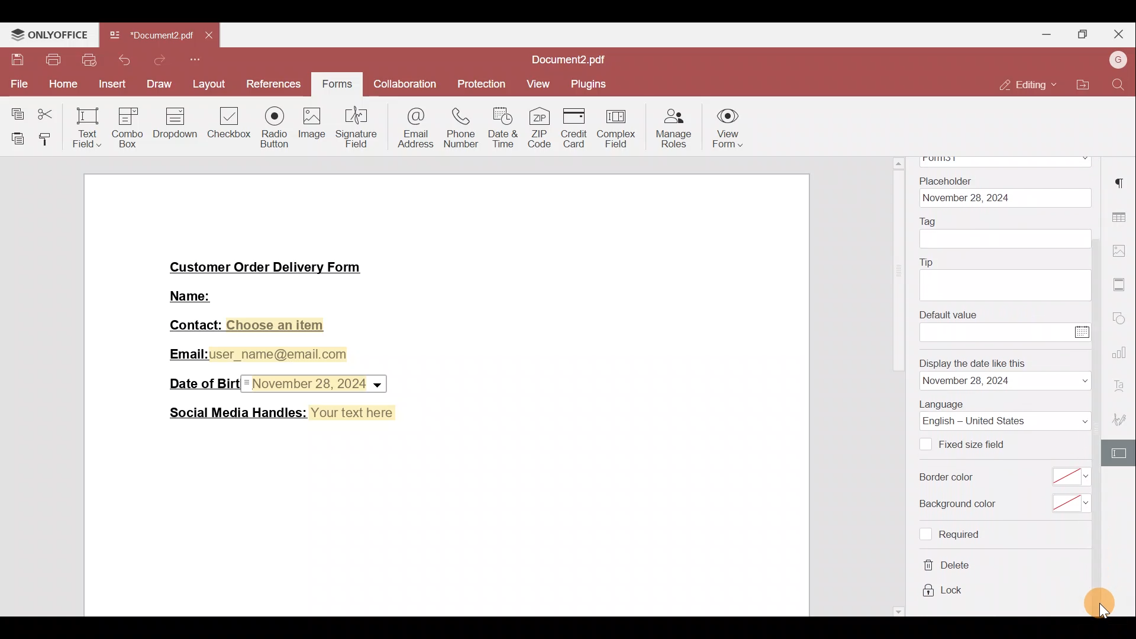 Image resolution: width=1136 pixels, height=639 pixels. What do you see at coordinates (949, 566) in the screenshot?
I see `delete` at bounding box center [949, 566].